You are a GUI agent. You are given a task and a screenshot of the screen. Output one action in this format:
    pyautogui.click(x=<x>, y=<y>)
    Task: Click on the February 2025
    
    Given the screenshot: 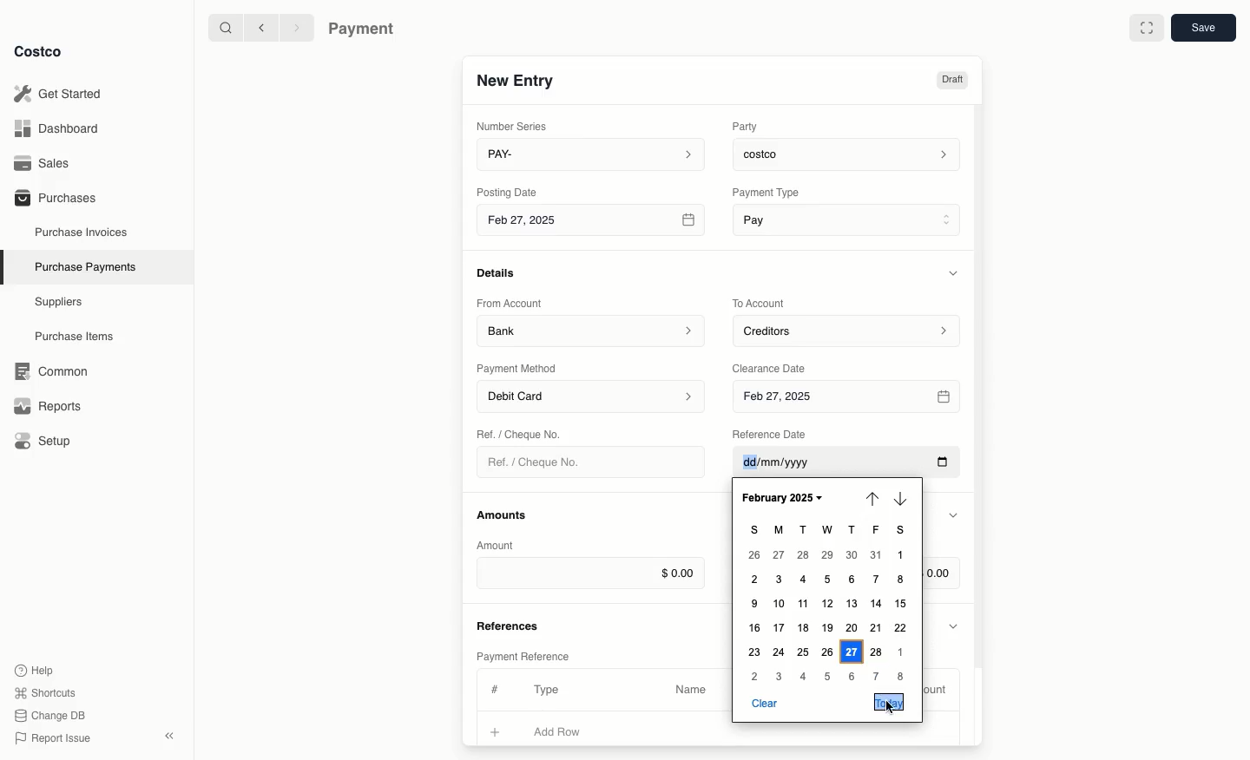 What is the action you would take?
    pyautogui.click(x=790, y=498)
    